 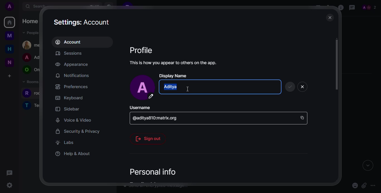 I want to click on help & about, so click(x=73, y=153).